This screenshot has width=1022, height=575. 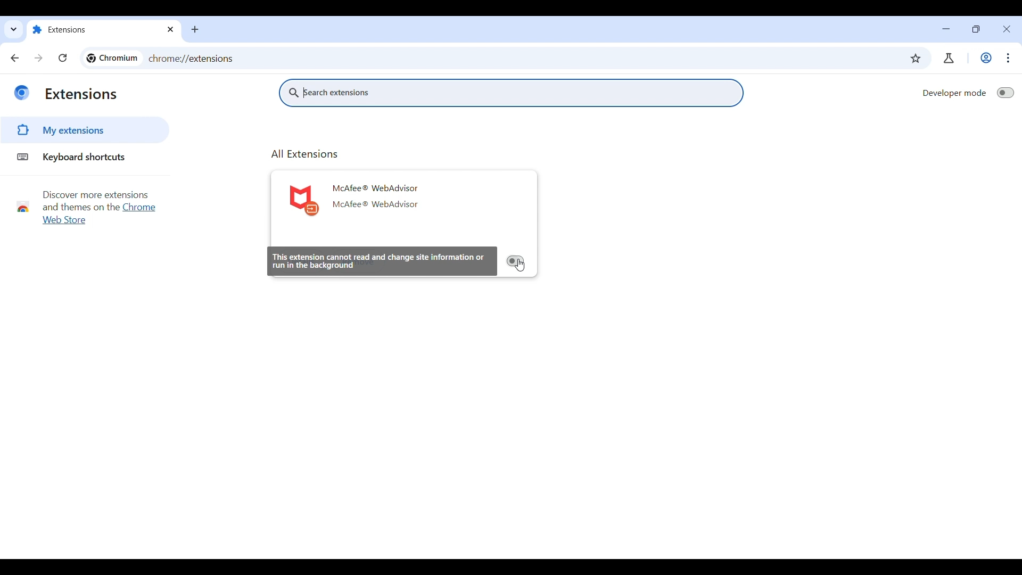 I want to click on Extensions, so click(x=81, y=94).